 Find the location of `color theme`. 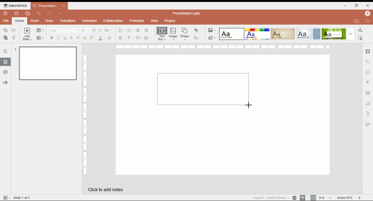

color theme is located at coordinates (257, 34).